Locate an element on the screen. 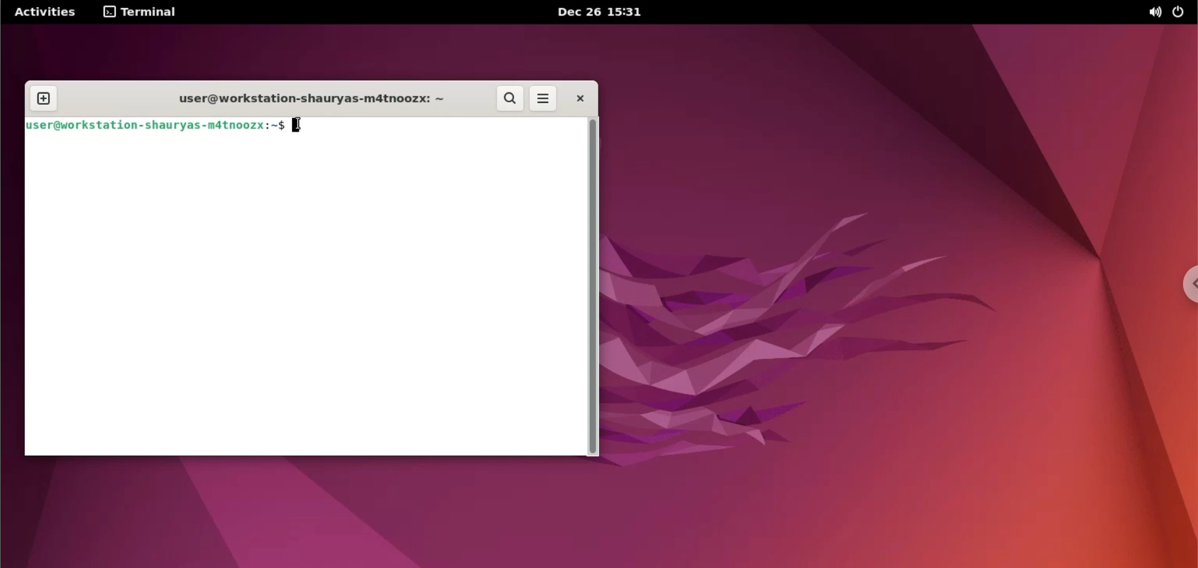 This screenshot has width=1198, height=568. new terminal tab is located at coordinates (46, 99).